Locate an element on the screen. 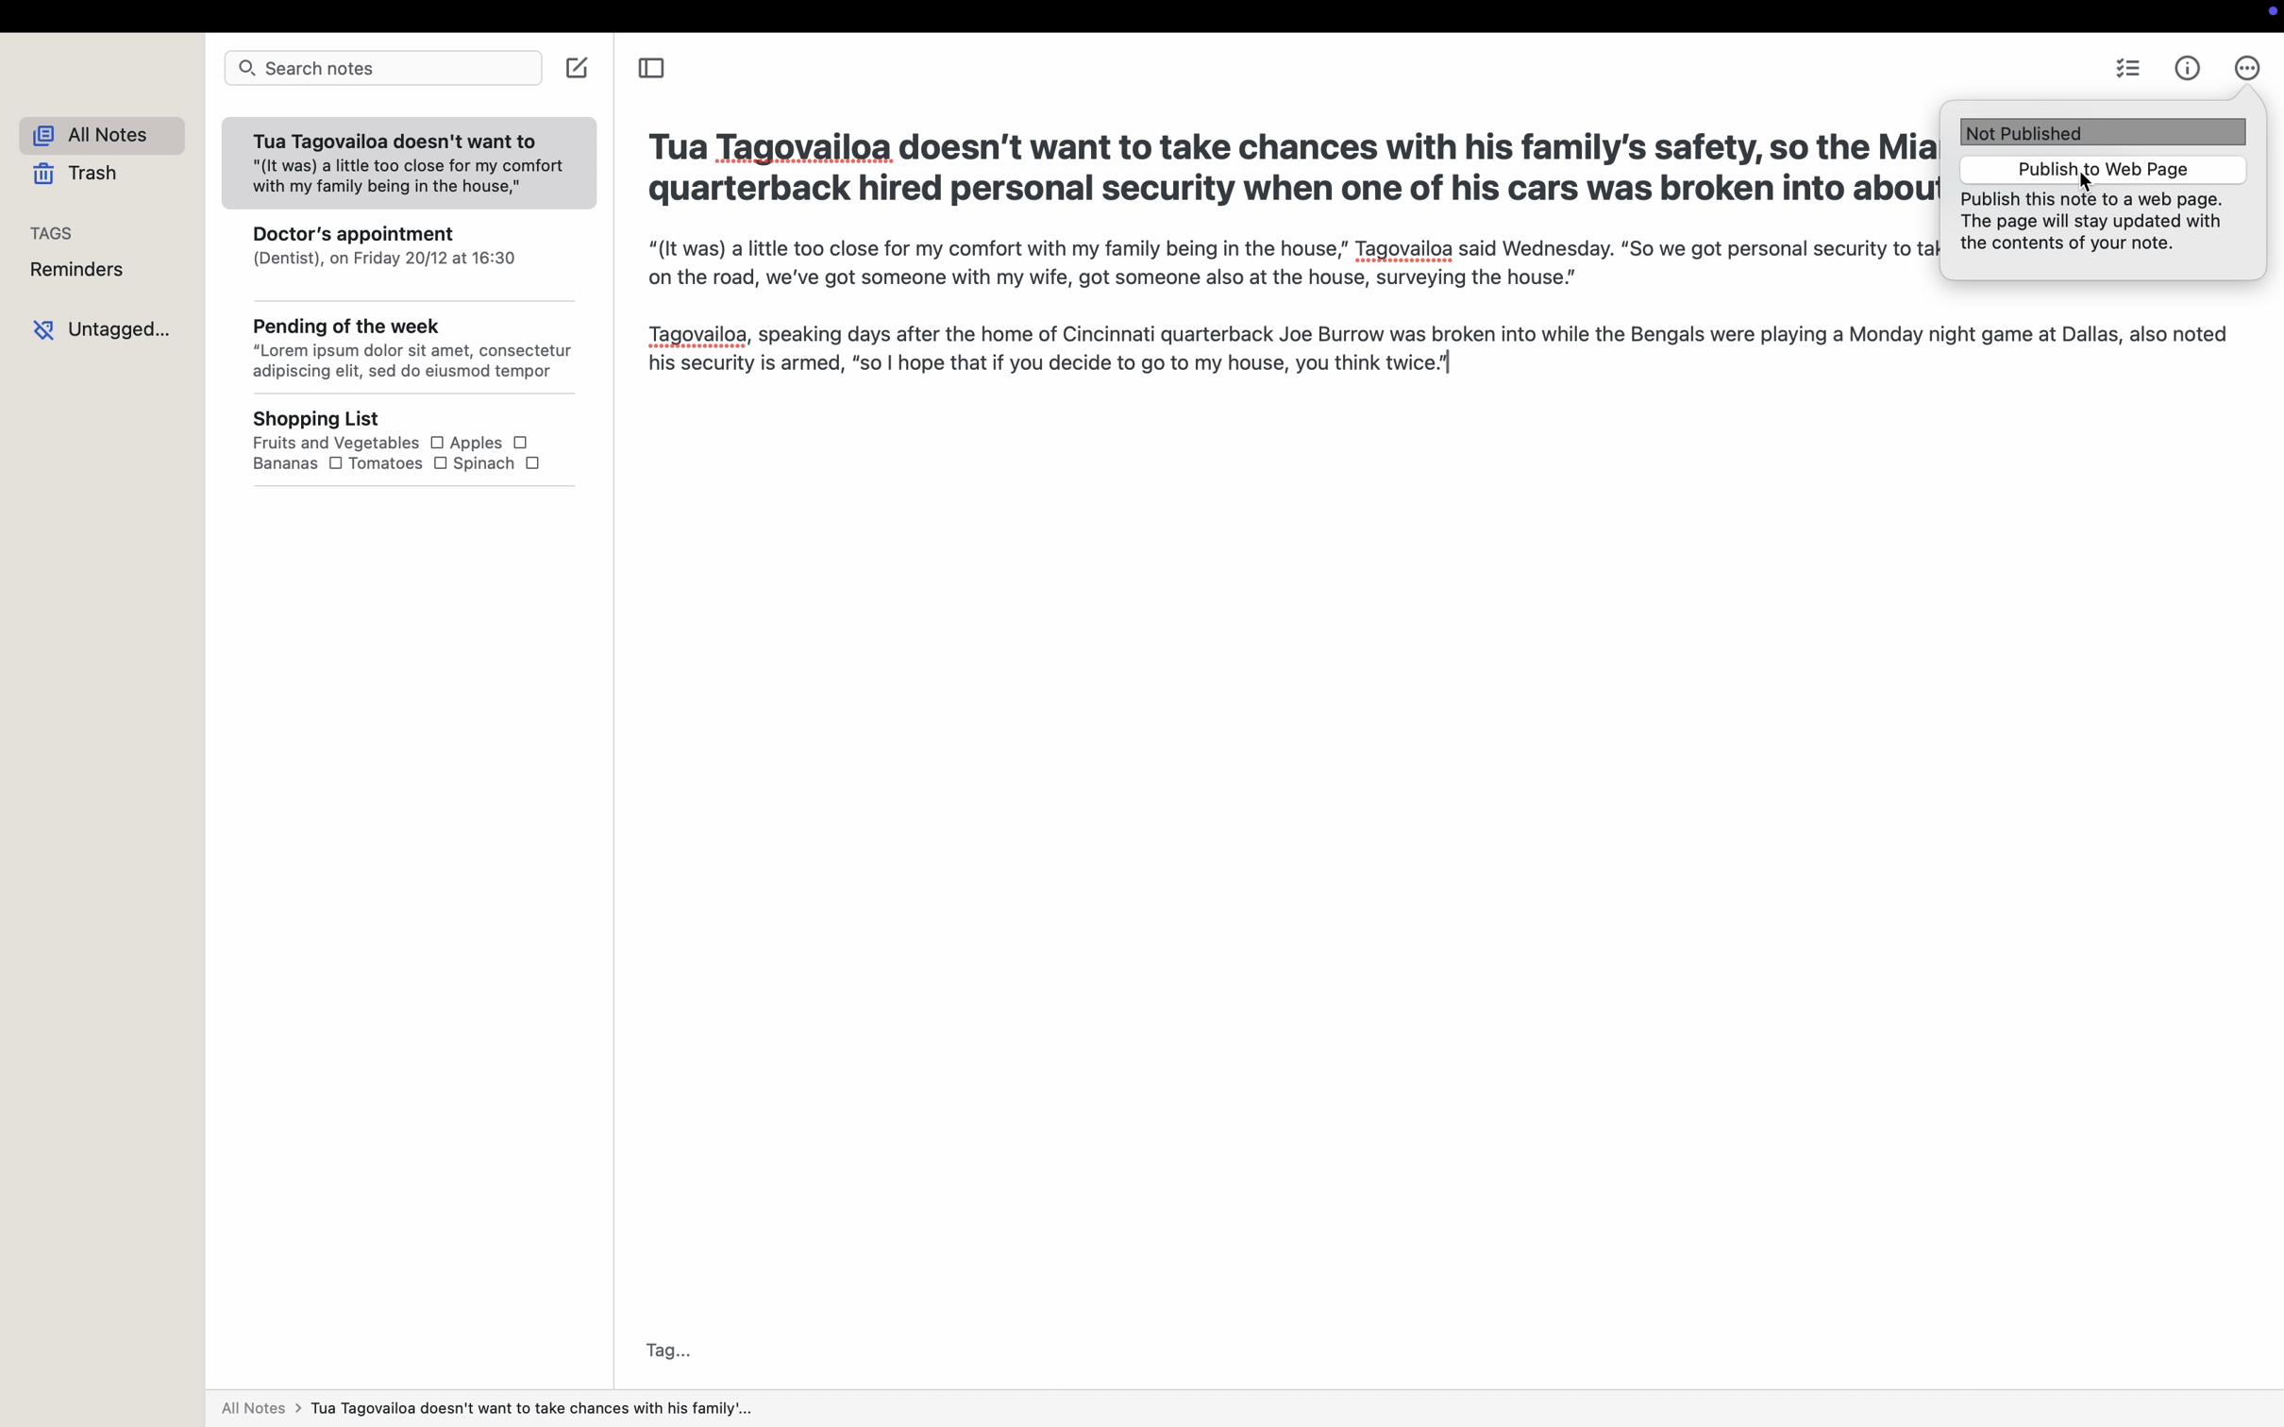 The width and height of the screenshot is (2284, 1427). click on more options is located at coordinates (2247, 69).